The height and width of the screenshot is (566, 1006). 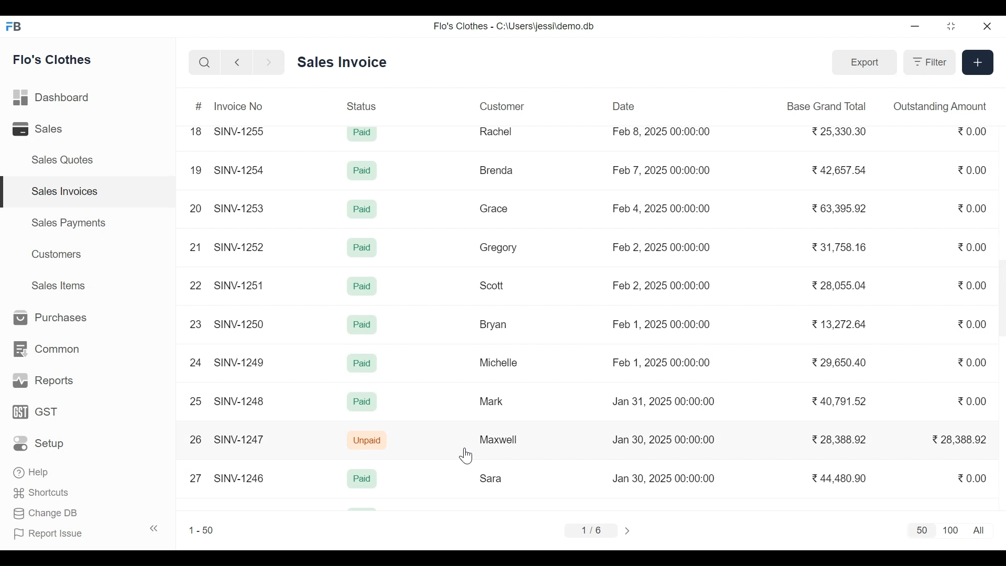 What do you see at coordinates (42, 443) in the screenshot?
I see `Setup` at bounding box center [42, 443].